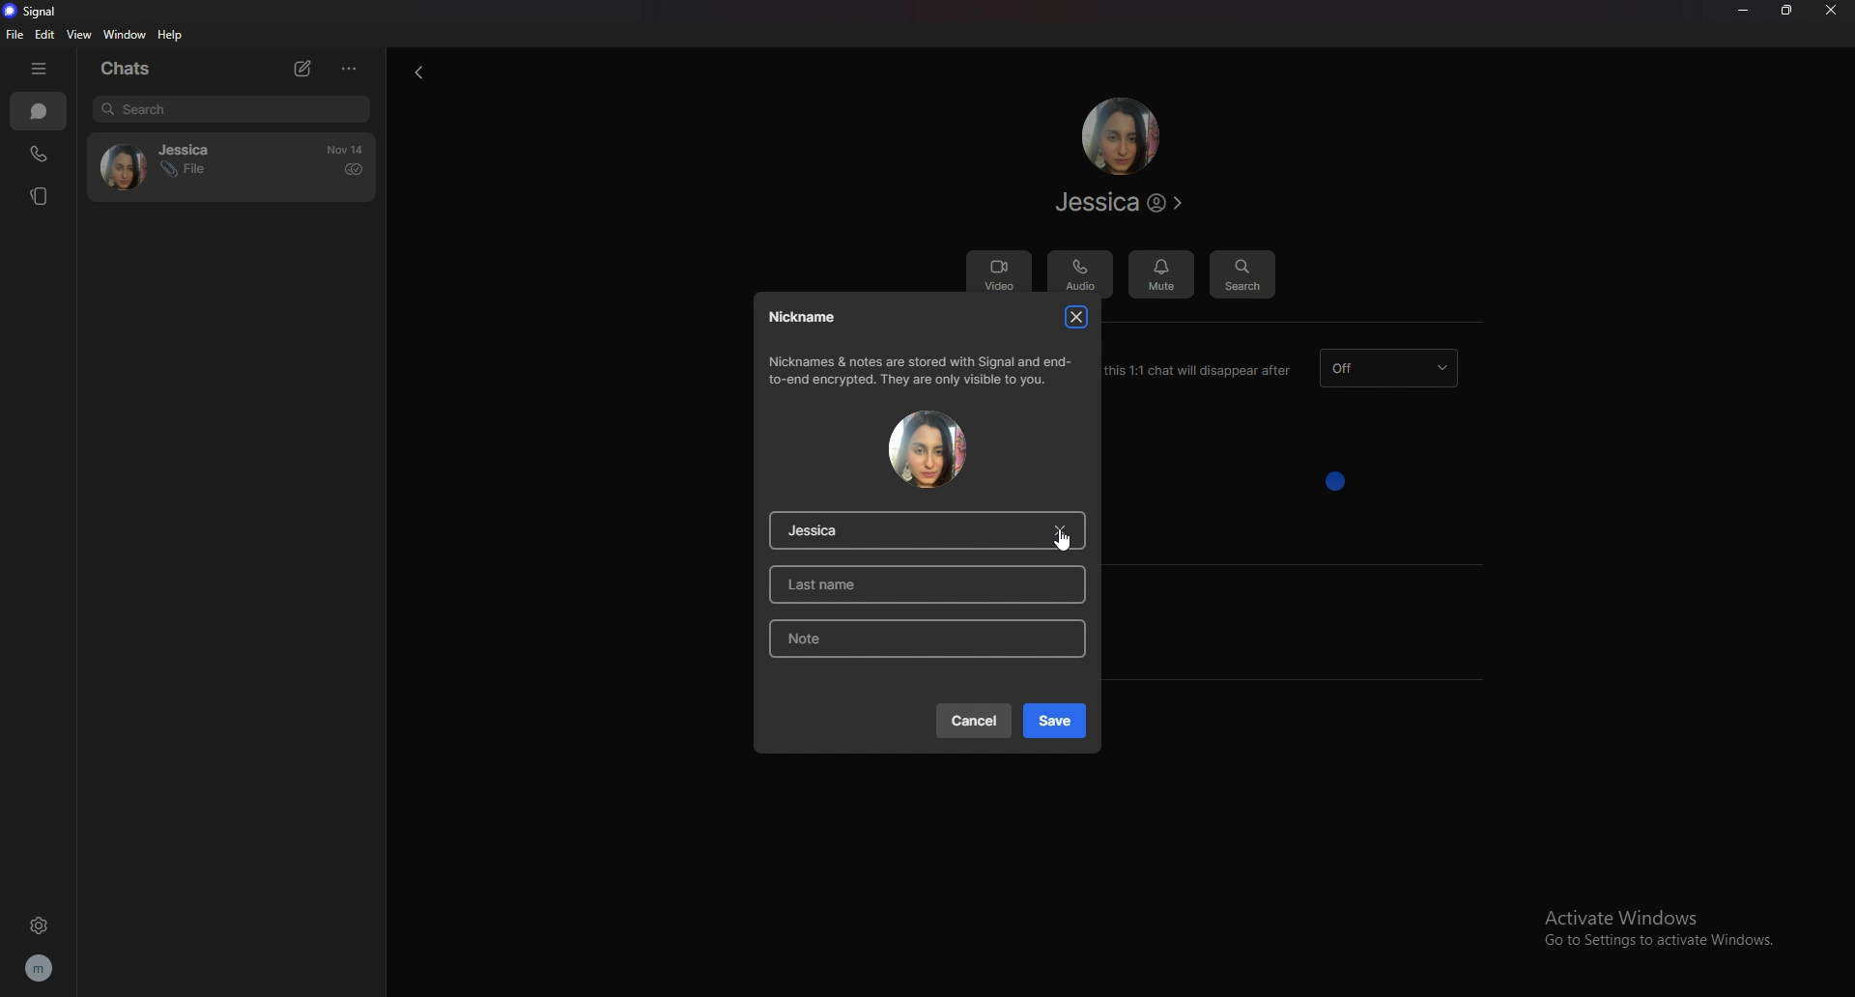 This screenshot has height=997, width=1855. Describe the element at coordinates (32, 11) in the screenshot. I see `signal` at that location.